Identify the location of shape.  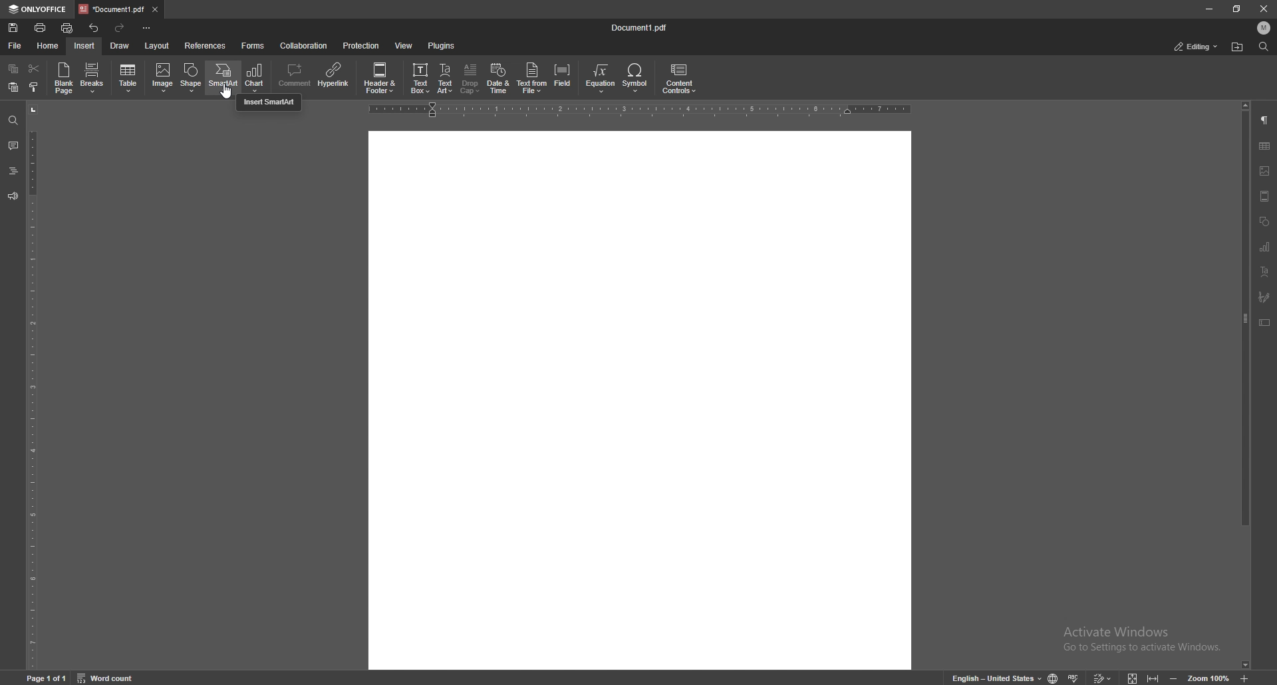
(192, 77).